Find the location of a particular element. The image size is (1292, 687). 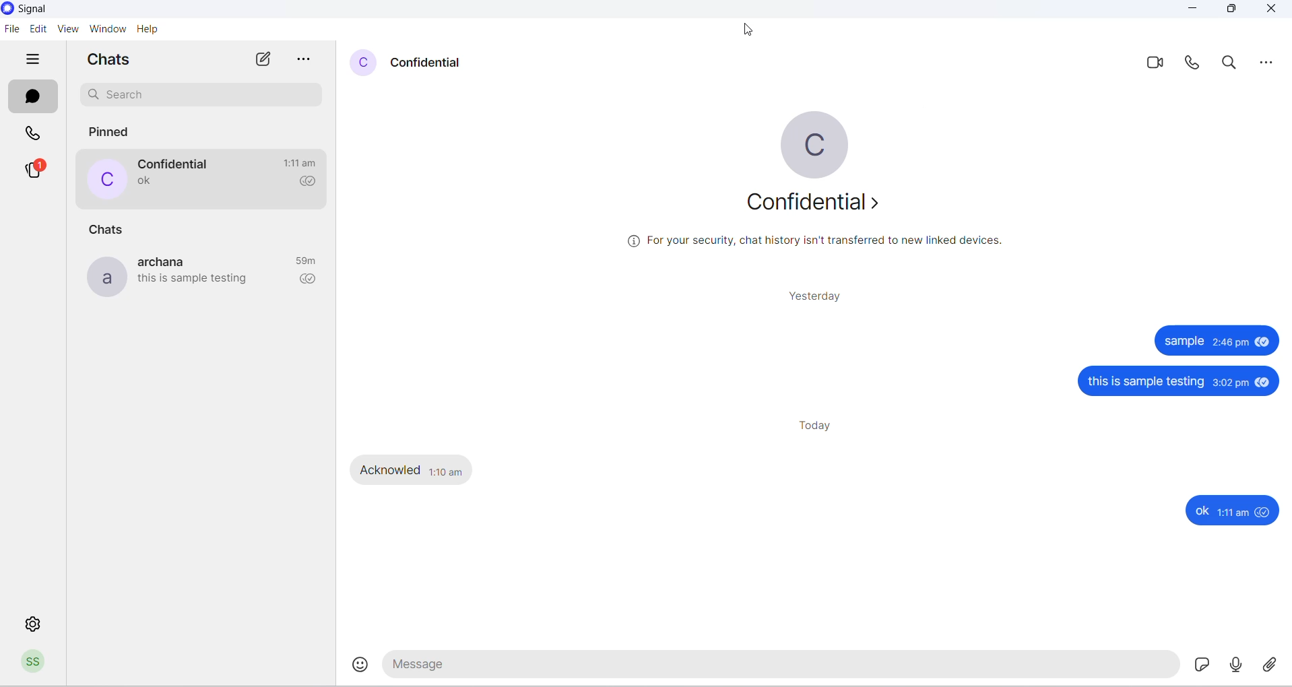

voice call is located at coordinates (1194, 62).